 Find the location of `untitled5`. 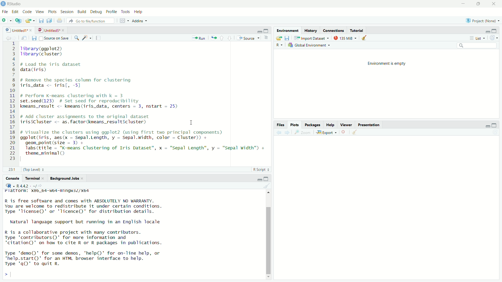

untitled5 is located at coordinates (48, 30).